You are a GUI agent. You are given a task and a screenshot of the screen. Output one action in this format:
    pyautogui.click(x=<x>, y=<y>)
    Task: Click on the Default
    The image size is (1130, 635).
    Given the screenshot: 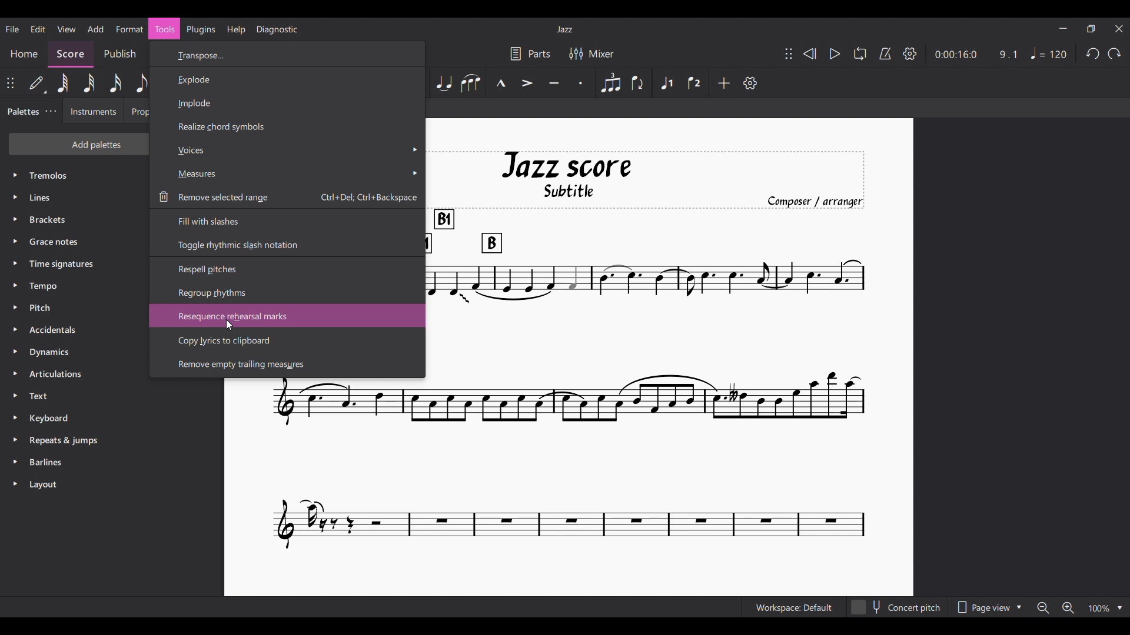 What is the action you would take?
    pyautogui.click(x=37, y=83)
    